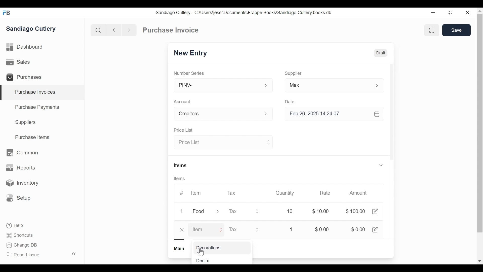 Image resolution: width=483 pixels, height=272 pixels. I want to click on Tax, so click(233, 192).